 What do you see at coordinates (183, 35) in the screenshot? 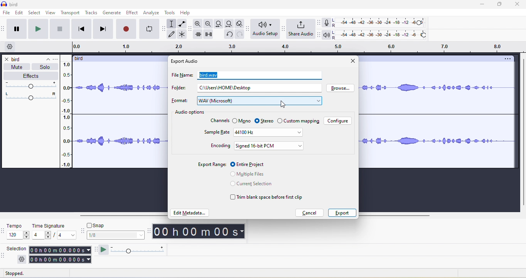
I see `multi tool` at bounding box center [183, 35].